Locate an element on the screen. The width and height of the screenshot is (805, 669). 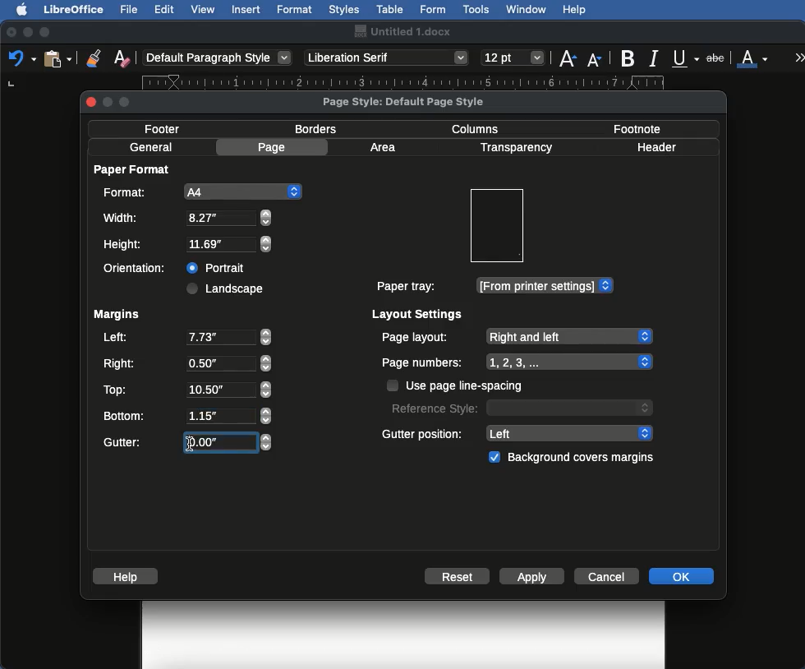
Right is located at coordinates (186, 364).